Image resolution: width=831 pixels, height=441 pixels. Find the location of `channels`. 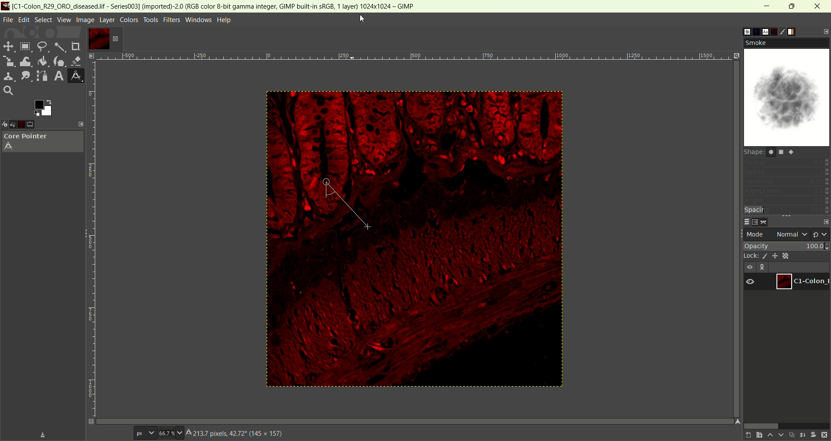

channels is located at coordinates (755, 222).